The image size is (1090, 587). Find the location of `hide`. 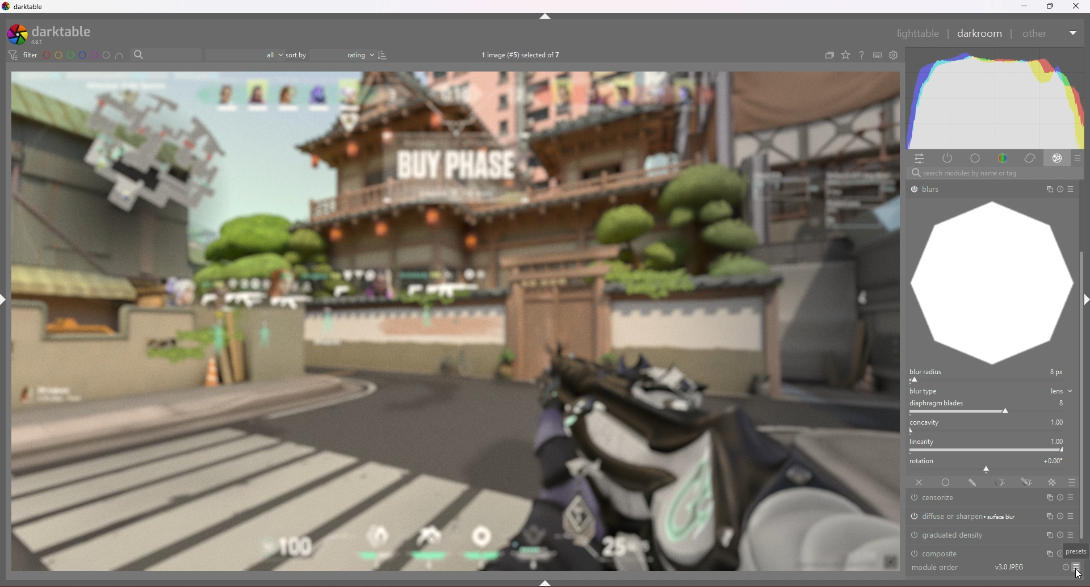

hide is located at coordinates (546, 16).